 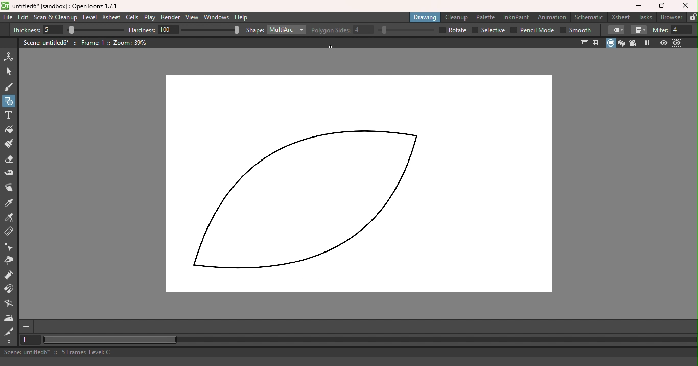 I want to click on Set the current frame, so click(x=30, y=340).